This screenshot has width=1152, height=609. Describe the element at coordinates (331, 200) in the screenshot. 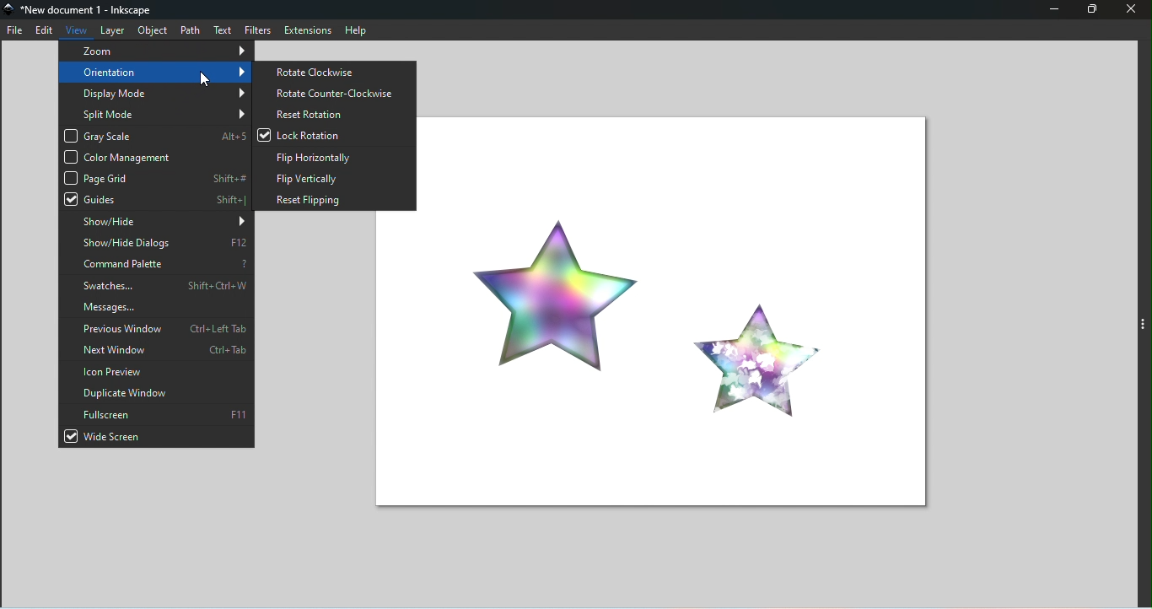

I see `Reset flipping` at that location.